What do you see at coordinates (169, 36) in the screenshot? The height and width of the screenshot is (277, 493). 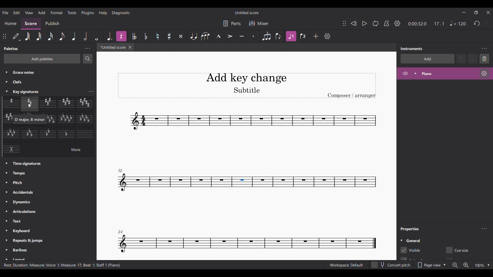 I see `Toggle sharp` at bounding box center [169, 36].